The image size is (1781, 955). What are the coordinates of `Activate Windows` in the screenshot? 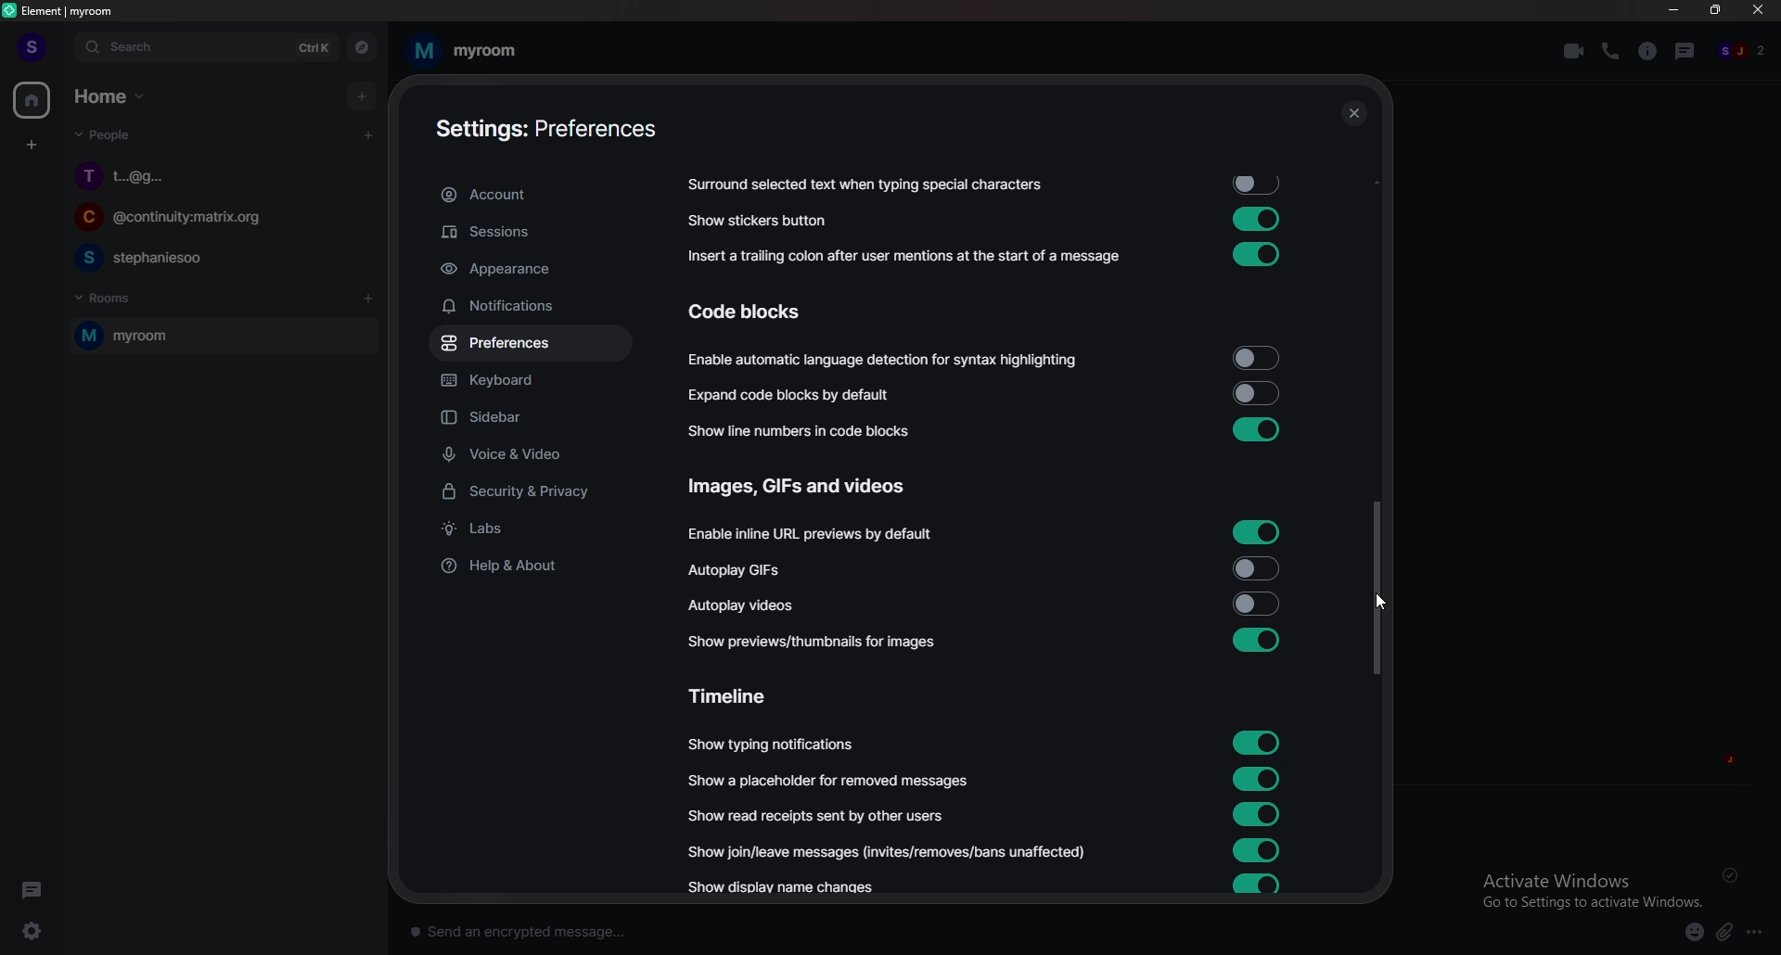 It's located at (1585, 888).